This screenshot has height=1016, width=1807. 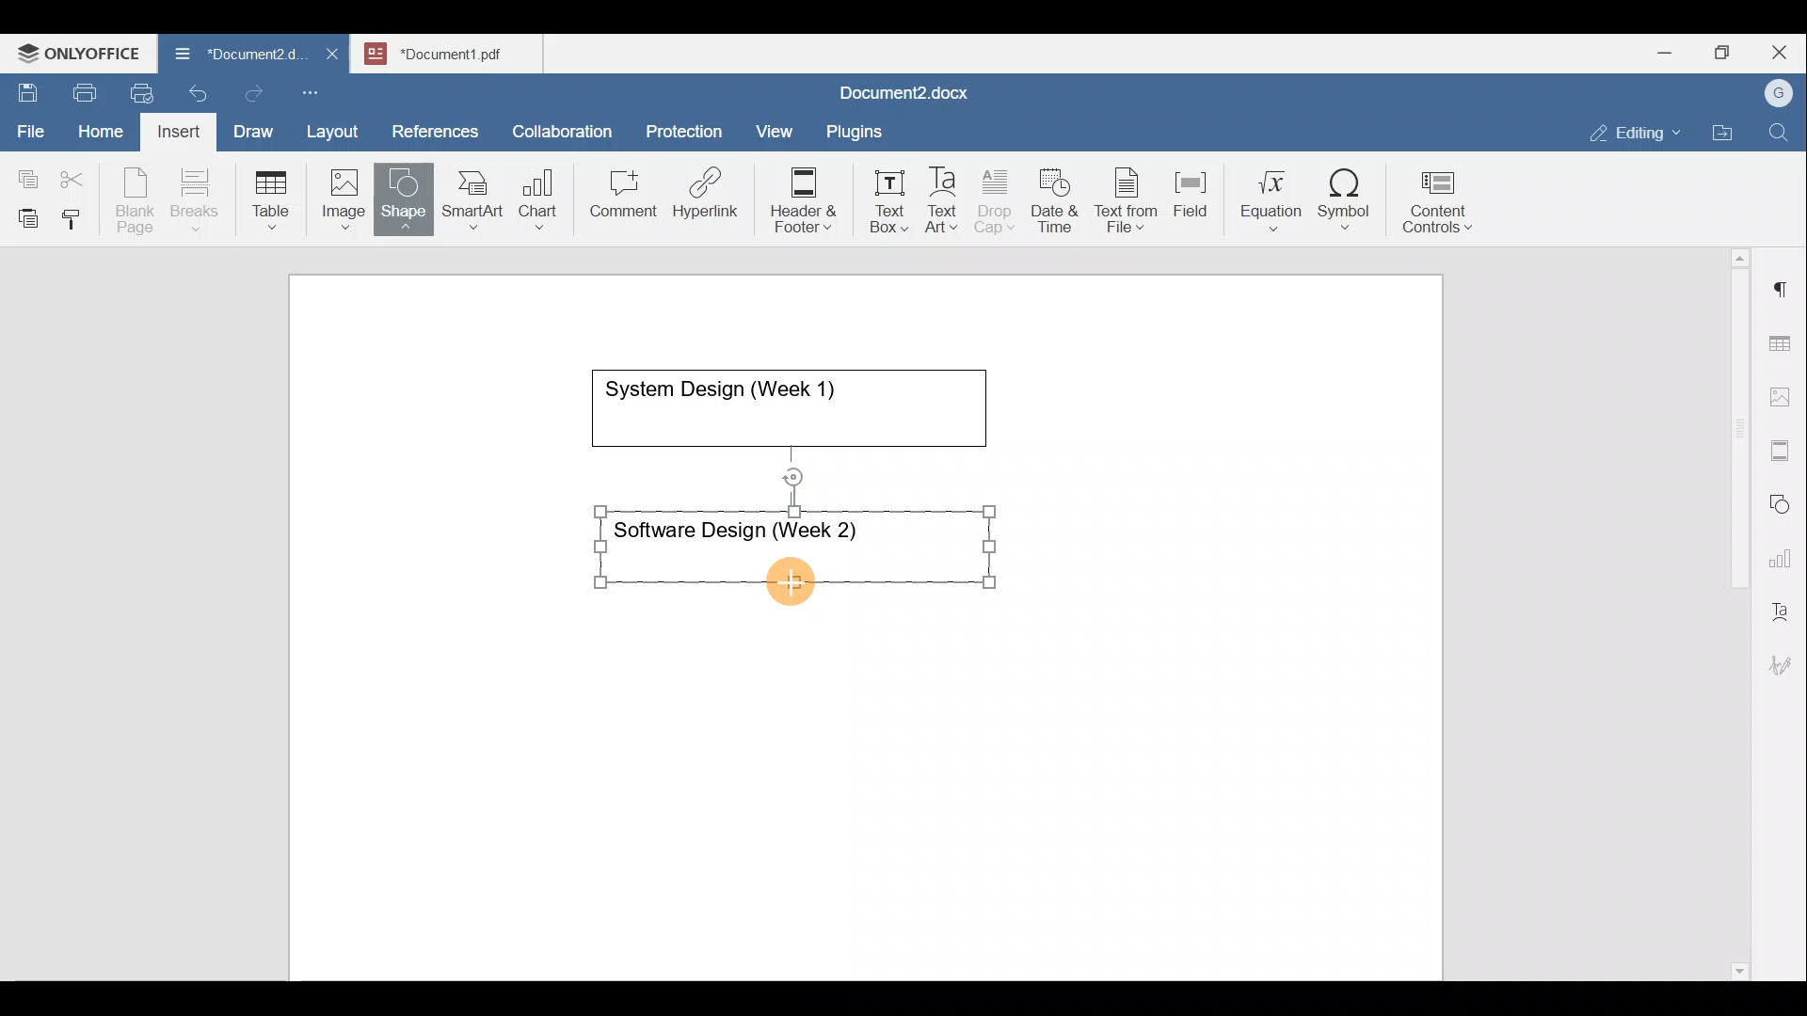 I want to click on Hyperlink, so click(x=712, y=198).